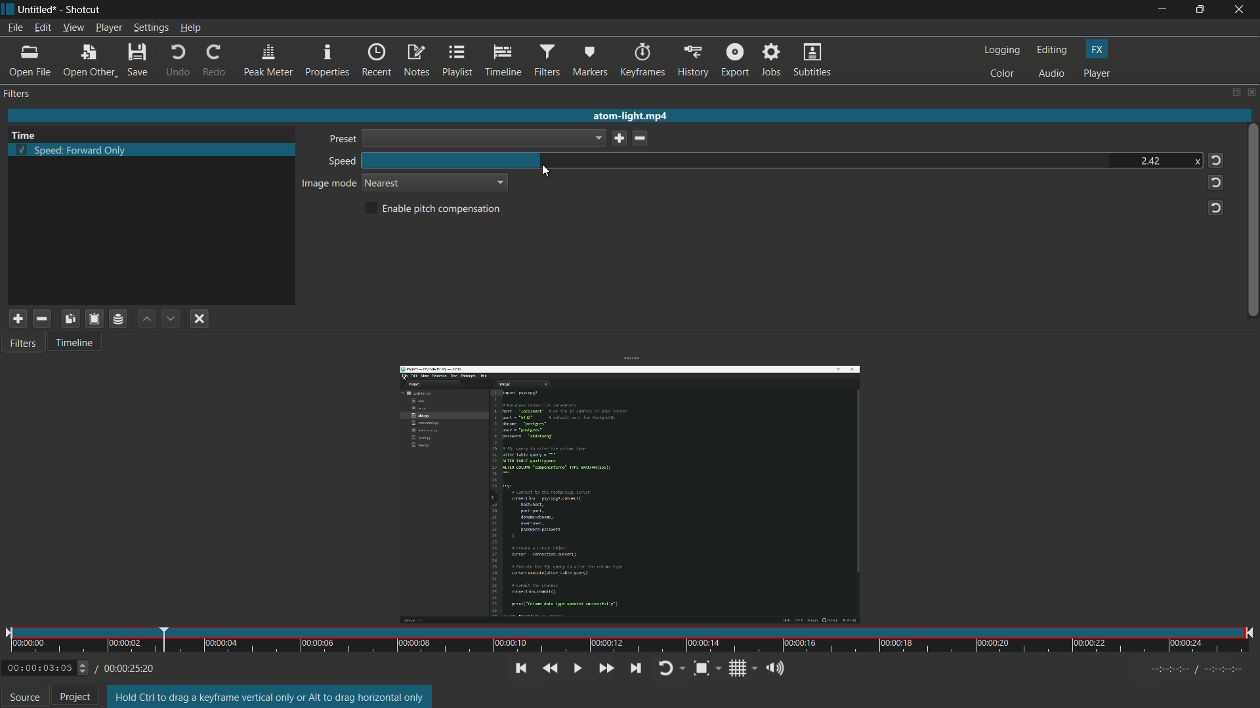  What do you see at coordinates (617, 138) in the screenshot?
I see `save` at bounding box center [617, 138].